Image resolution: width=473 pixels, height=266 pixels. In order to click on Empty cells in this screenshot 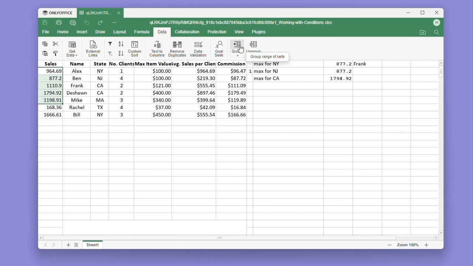, I will do `click(239, 170)`.